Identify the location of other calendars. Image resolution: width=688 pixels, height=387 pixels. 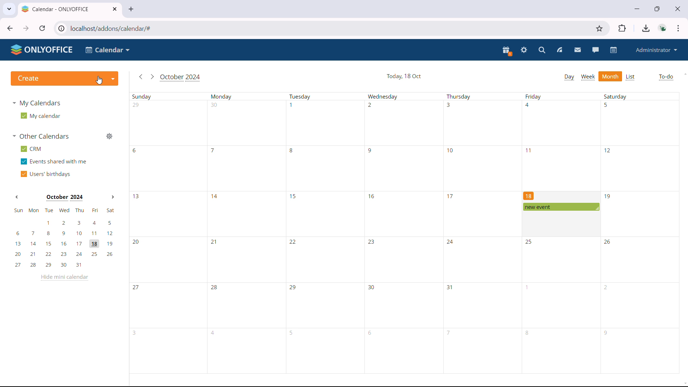
(41, 137).